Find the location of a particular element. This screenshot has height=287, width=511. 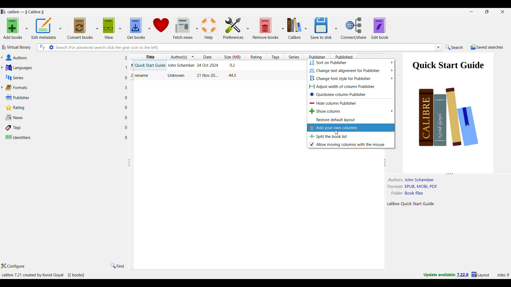

News settings is located at coordinates (186, 28).